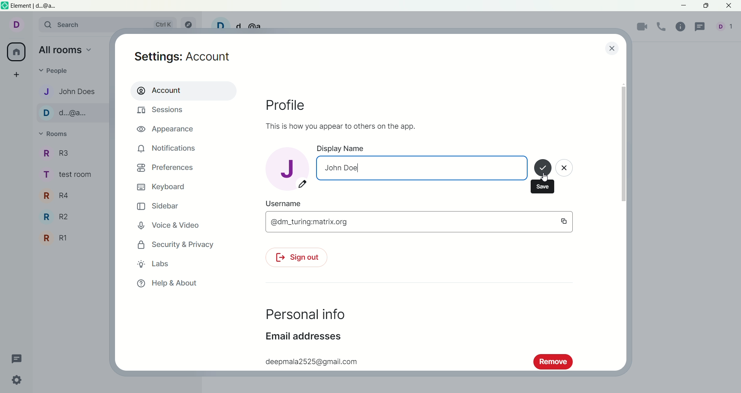 The height and width of the screenshot is (393, 741). I want to click on R1, so click(56, 238).